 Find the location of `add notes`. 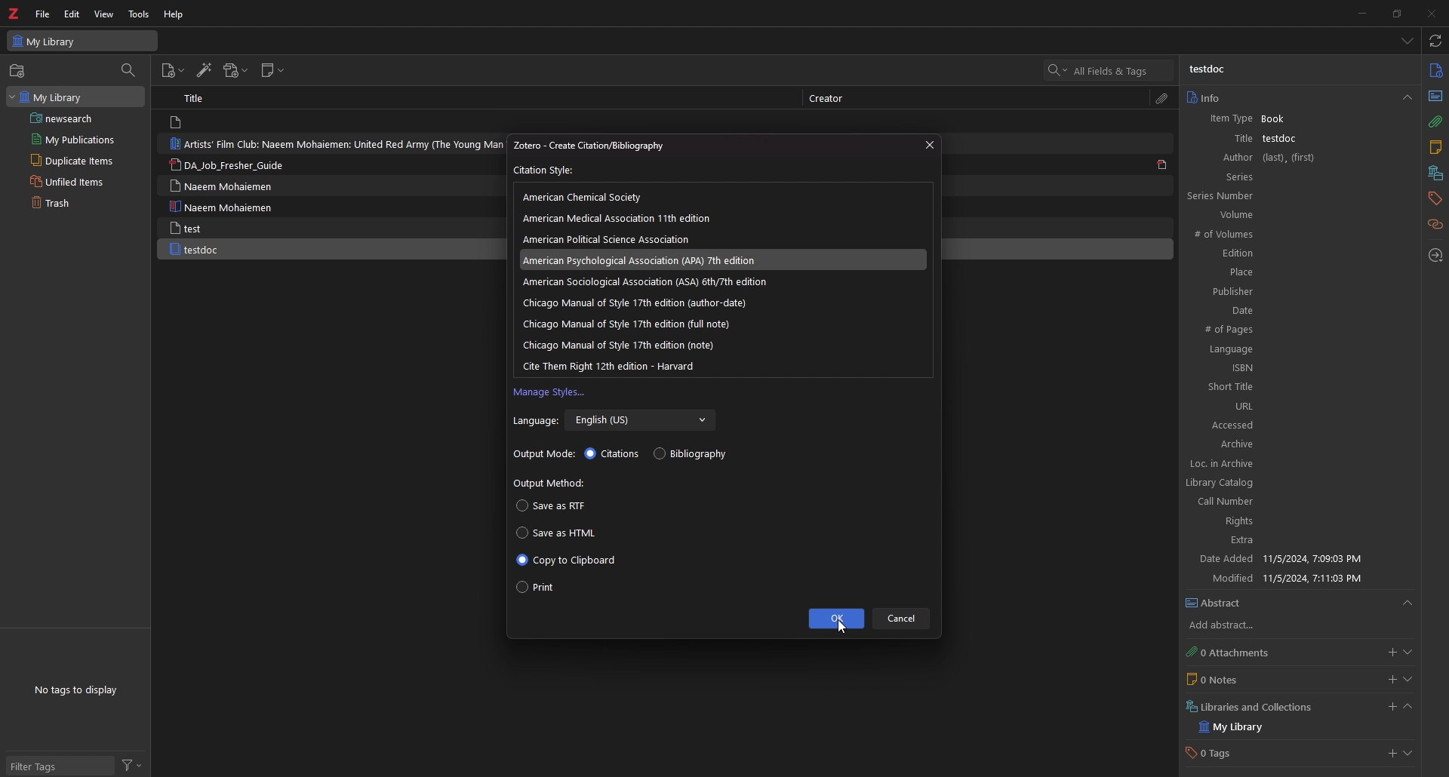

add notes is located at coordinates (1392, 680).